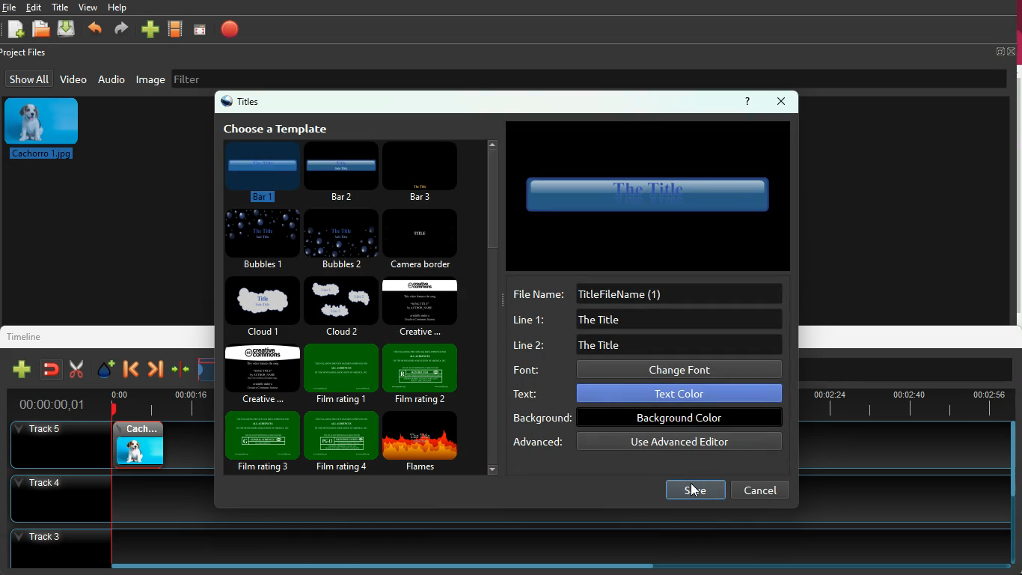 Image resolution: width=1022 pixels, height=575 pixels. What do you see at coordinates (340, 306) in the screenshot?
I see `cloud 2` at bounding box center [340, 306].